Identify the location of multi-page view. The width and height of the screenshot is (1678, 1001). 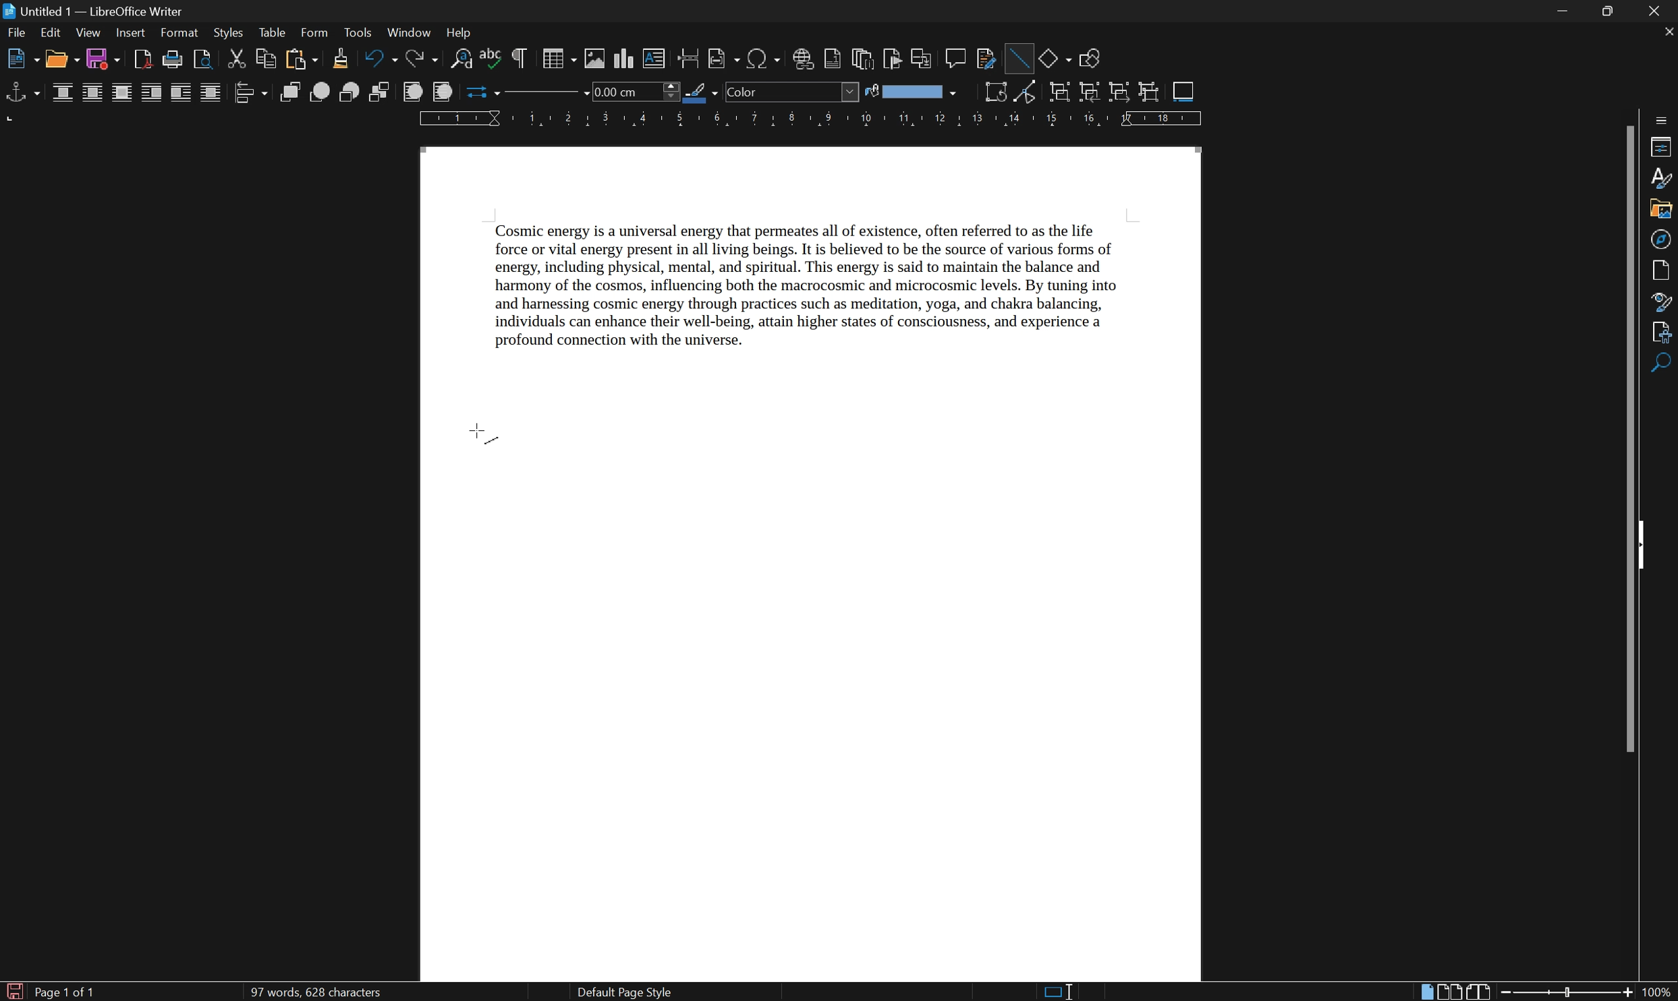
(1452, 992).